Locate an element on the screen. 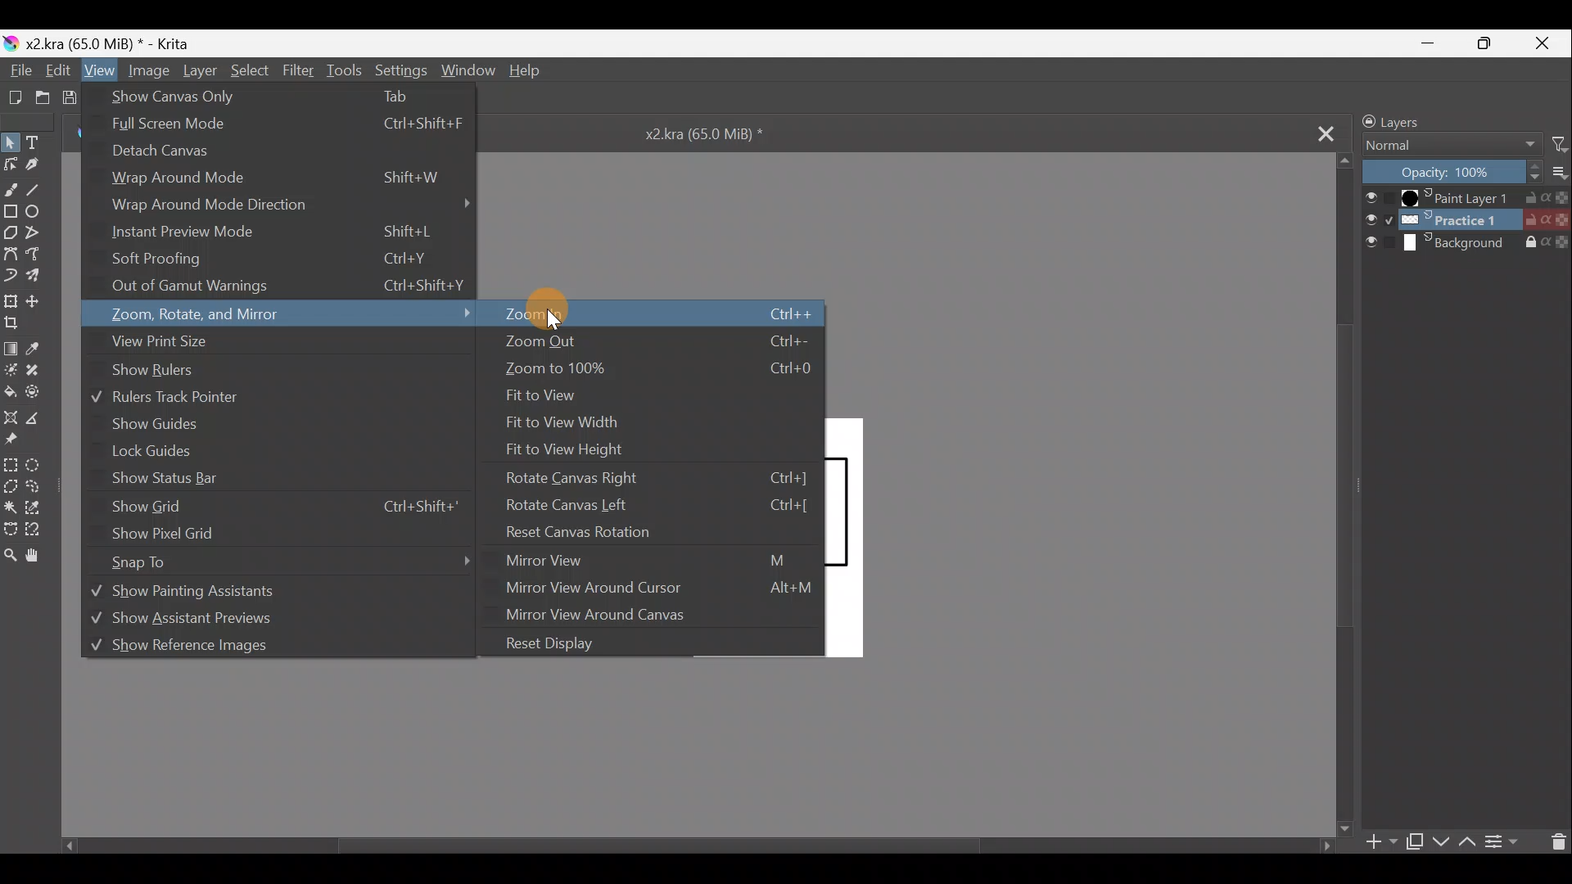  Fill a contiguous area of colour with colour/fill a selection is located at coordinates (10, 392).